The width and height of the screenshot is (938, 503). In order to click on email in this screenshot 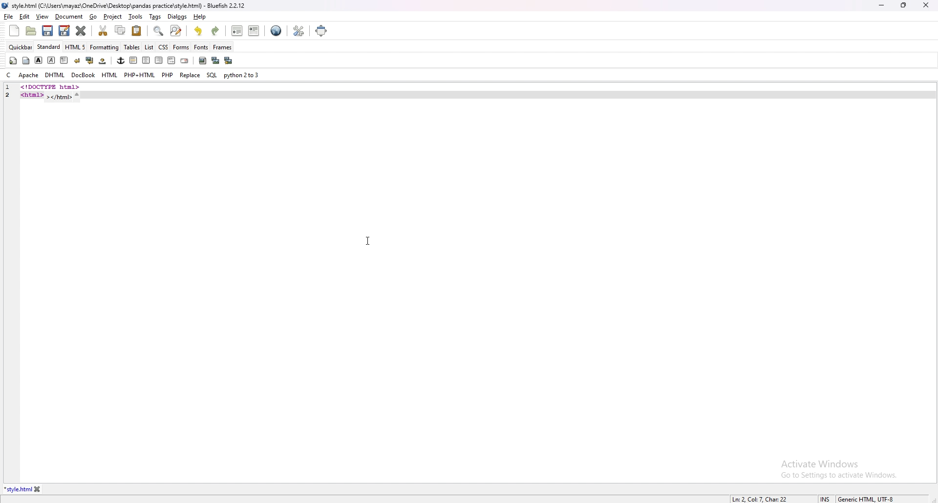, I will do `click(184, 61)`.